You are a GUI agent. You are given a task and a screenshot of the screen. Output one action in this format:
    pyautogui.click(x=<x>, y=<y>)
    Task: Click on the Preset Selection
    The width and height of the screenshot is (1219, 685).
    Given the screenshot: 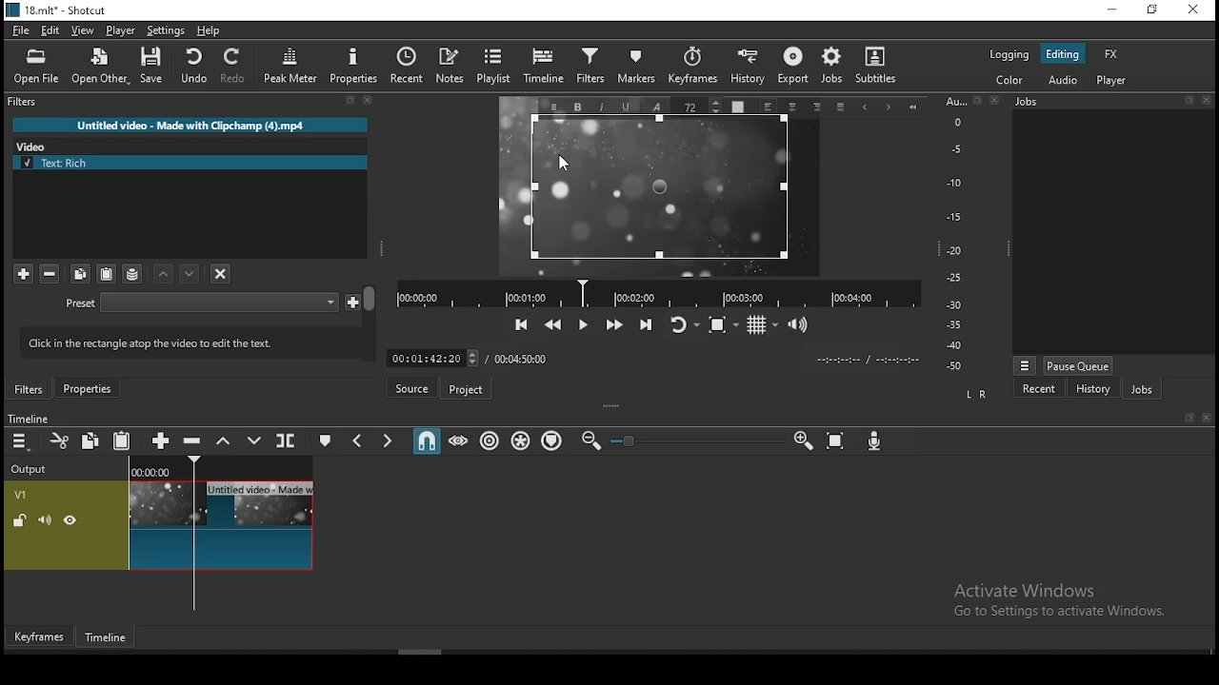 What is the action you would take?
    pyautogui.click(x=219, y=303)
    